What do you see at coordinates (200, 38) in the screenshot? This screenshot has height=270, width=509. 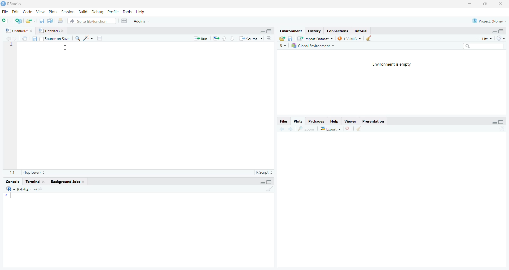 I see `Run` at bounding box center [200, 38].